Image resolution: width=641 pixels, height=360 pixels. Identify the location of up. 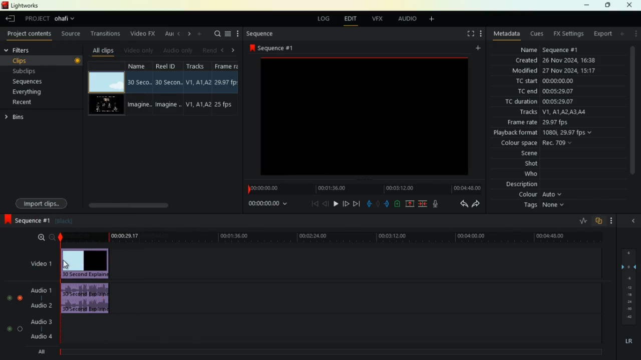
(410, 204).